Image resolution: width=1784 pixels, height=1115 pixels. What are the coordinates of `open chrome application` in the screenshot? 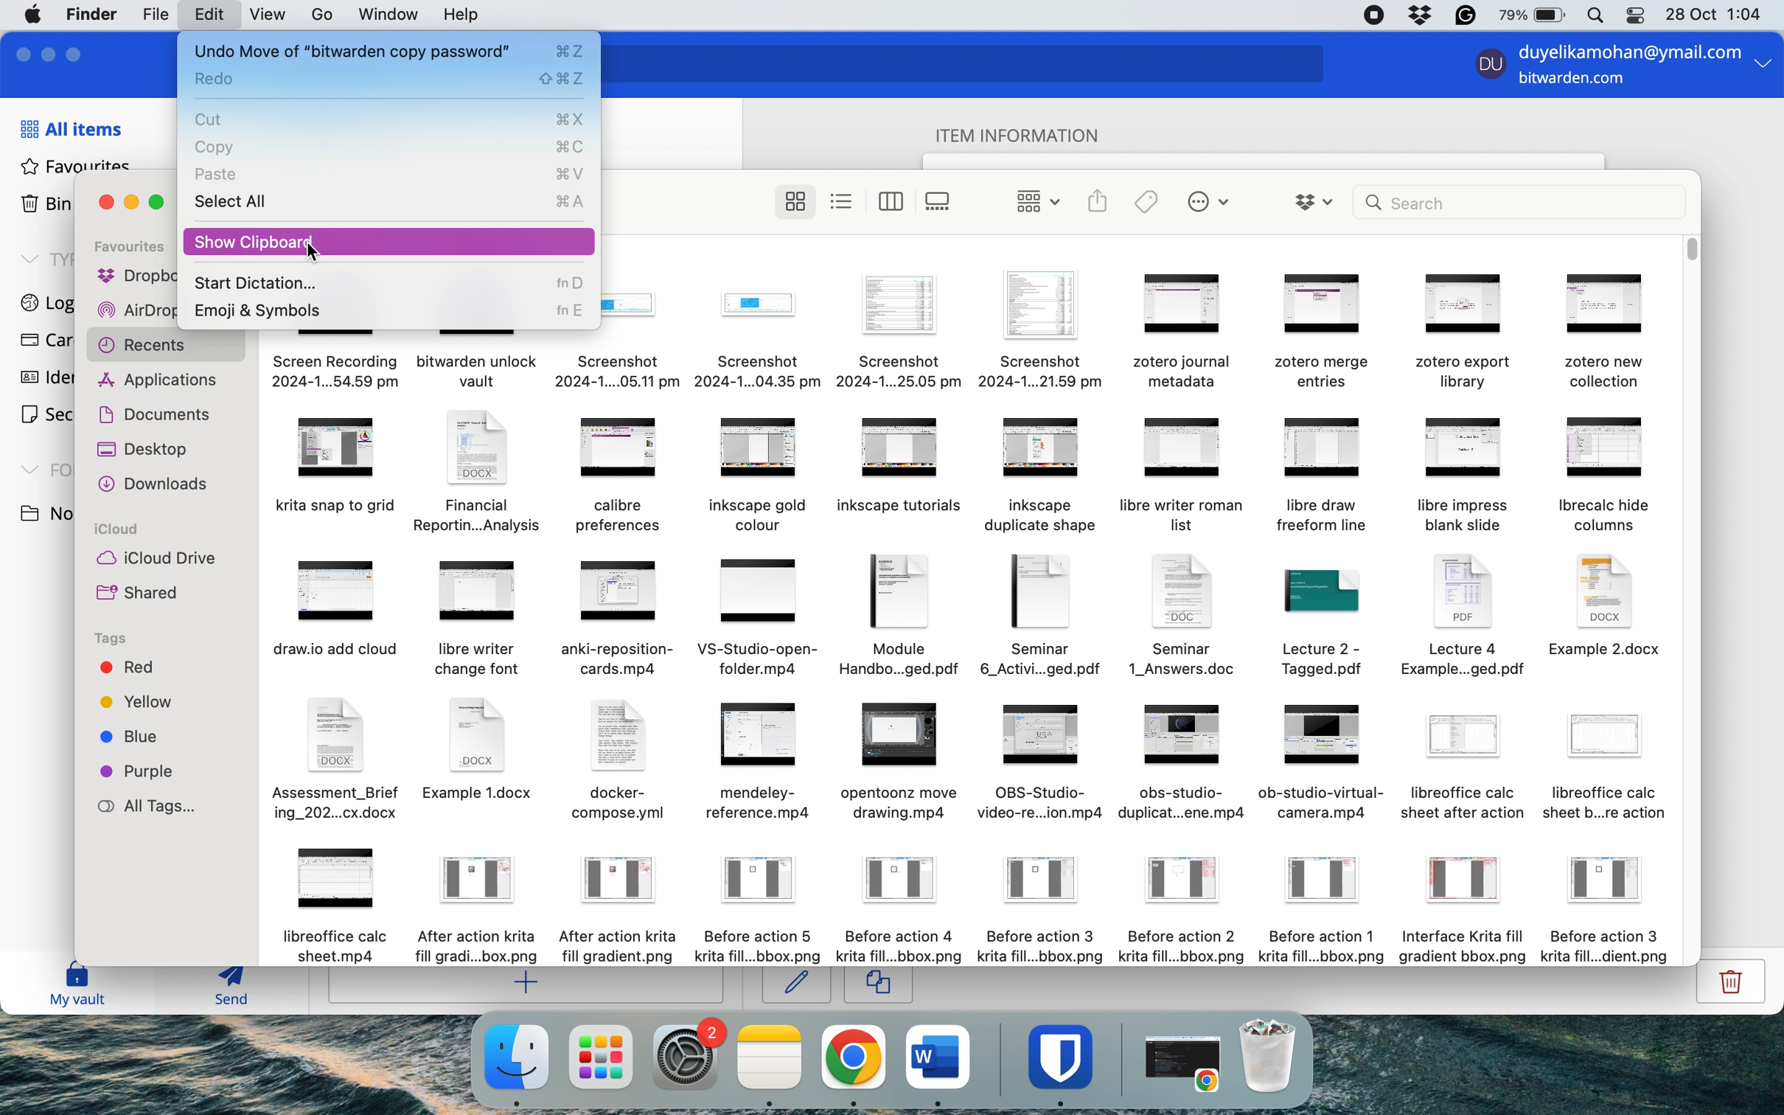 It's located at (1187, 1064).